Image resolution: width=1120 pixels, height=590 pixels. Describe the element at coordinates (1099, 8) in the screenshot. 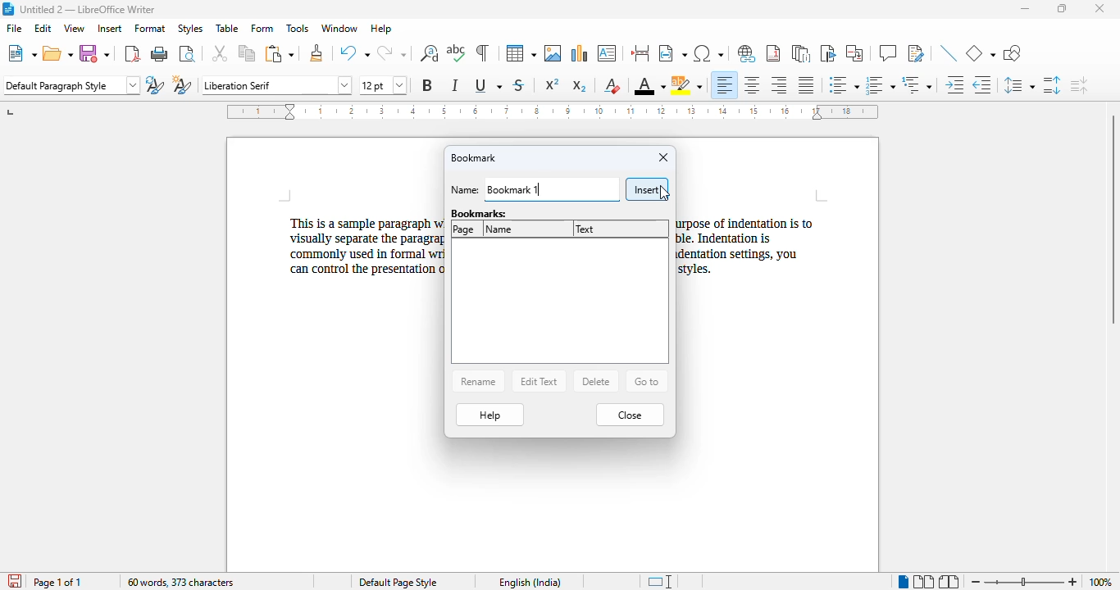

I see `close` at that location.